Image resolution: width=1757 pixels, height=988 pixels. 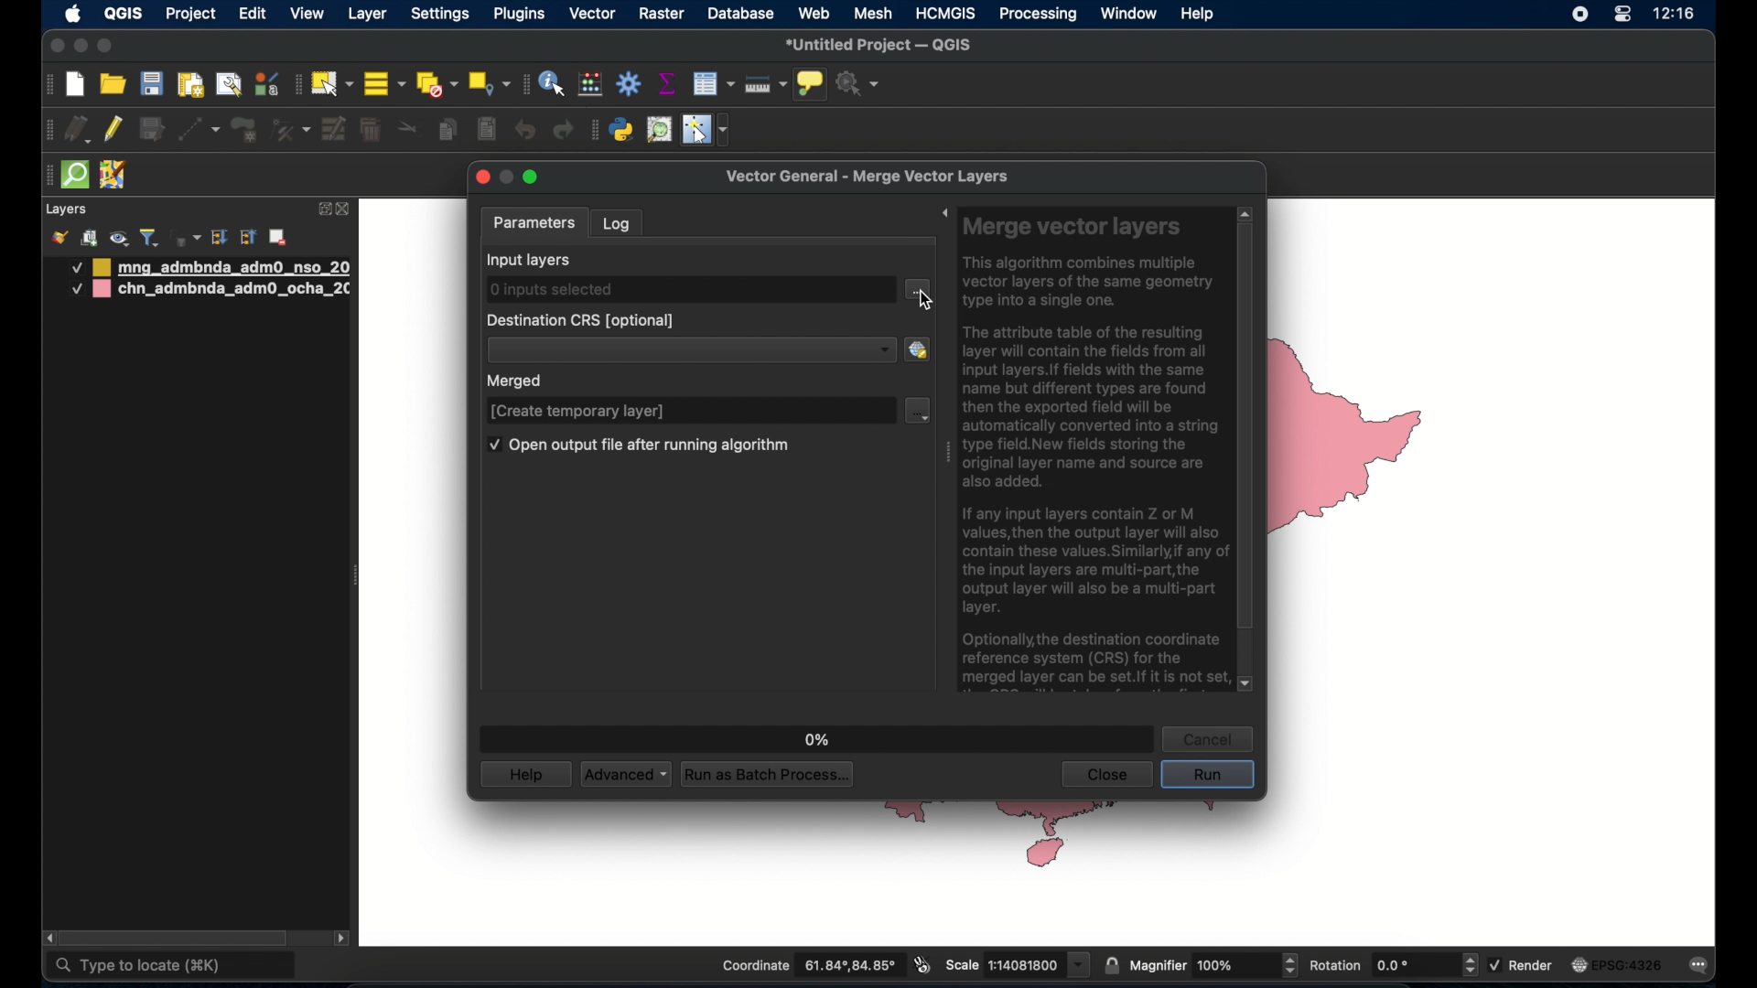 I want to click on delet selected, so click(x=369, y=130).